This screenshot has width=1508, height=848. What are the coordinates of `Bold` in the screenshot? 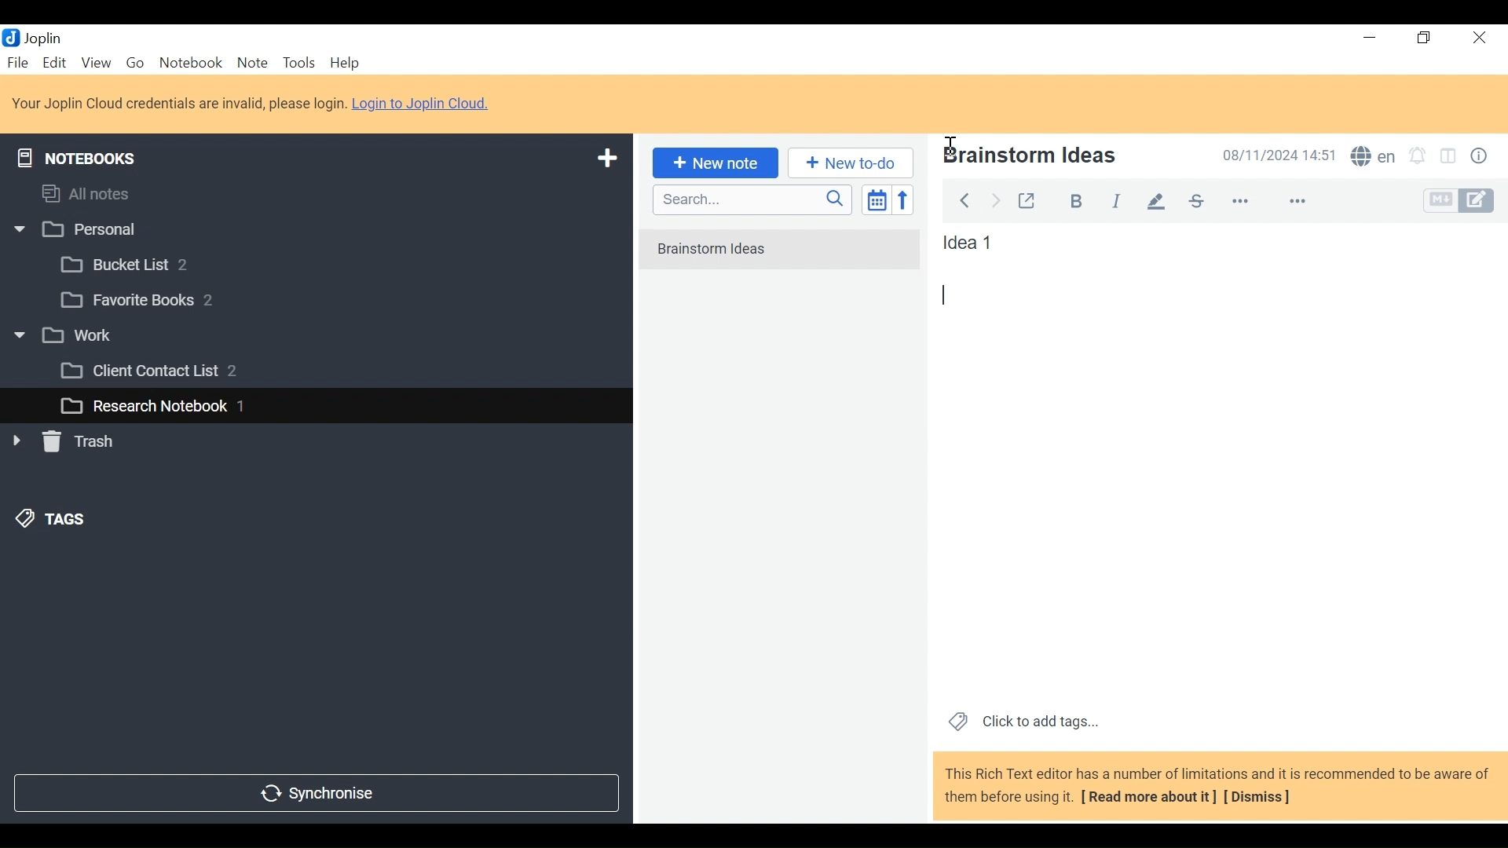 It's located at (1069, 199).